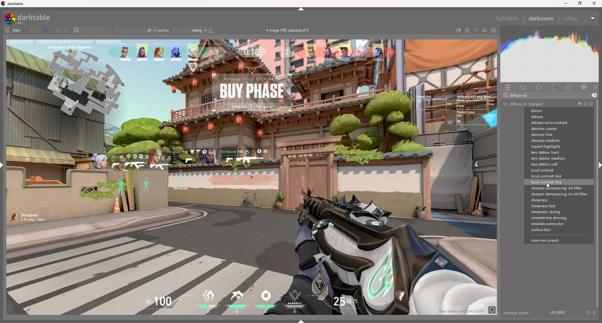  I want to click on other, so click(580, 18).